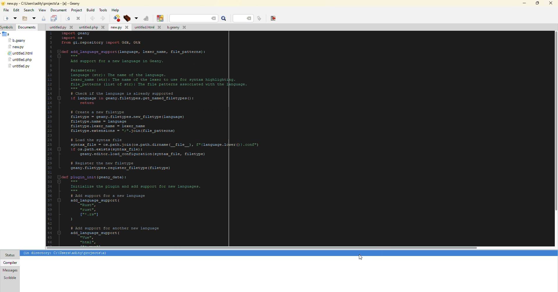 The image size is (558, 292). Describe the element at coordinates (42, 10) in the screenshot. I see `view` at that location.